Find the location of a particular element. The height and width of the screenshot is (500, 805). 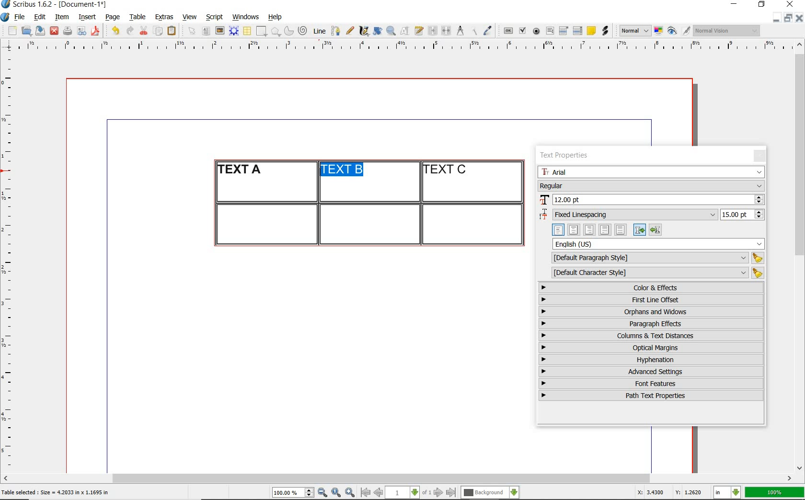

link annotation is located at coordinates (606, 31).